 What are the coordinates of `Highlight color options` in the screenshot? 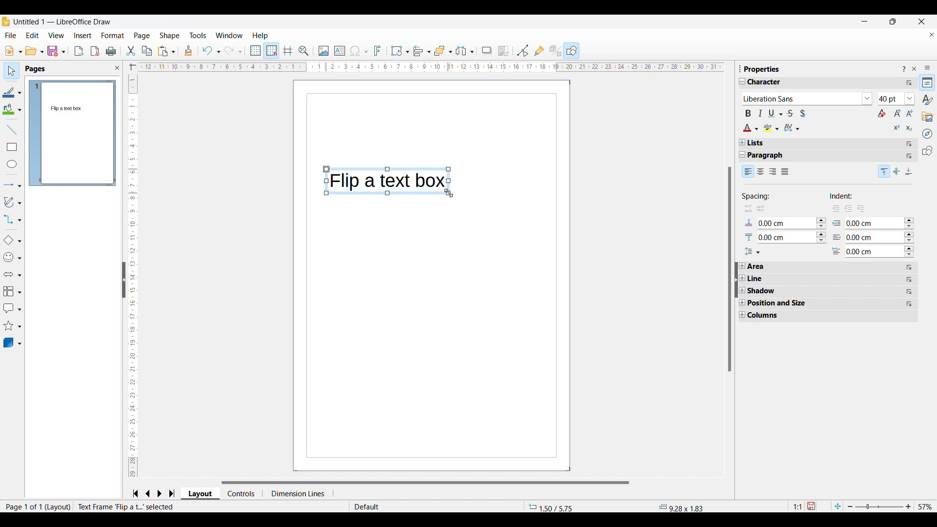 It's located at (772, 128).